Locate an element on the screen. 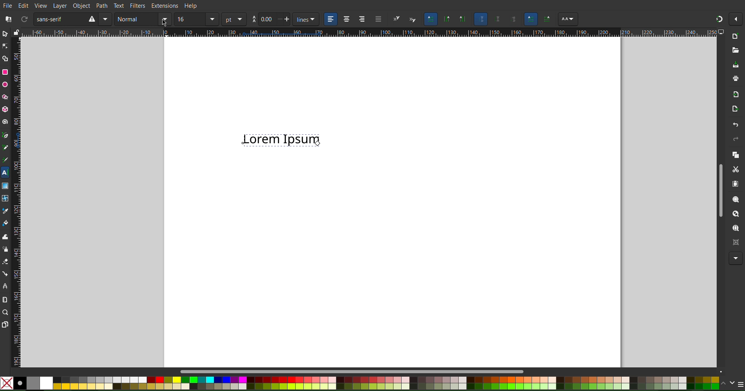 The width and height of the screenshot is (745, 391). Zoom Page is located at coordinates (733, 229).